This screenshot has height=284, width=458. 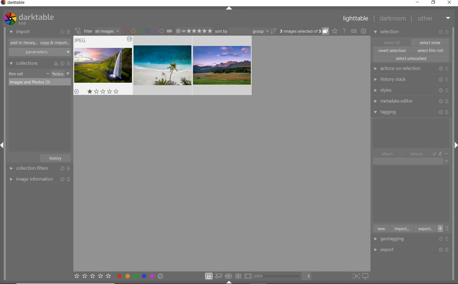 I want to click on attach, so click(x=387, y=154).